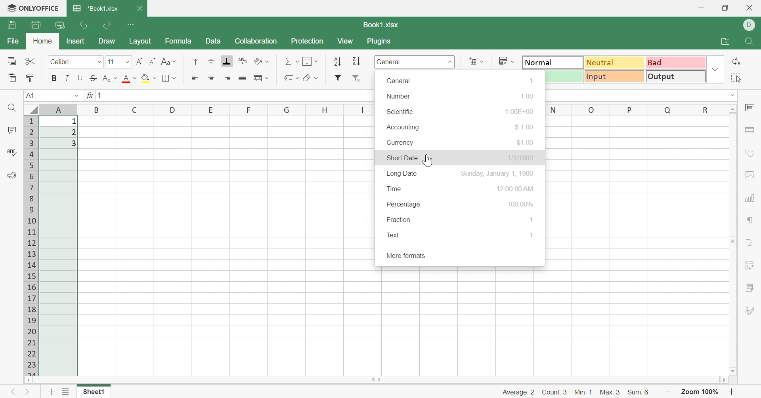 The image size is (761, 398). What do you see at coordinates (751, 131) in the screenshot?
I see `Table settings` at bounding box center [751, 131].